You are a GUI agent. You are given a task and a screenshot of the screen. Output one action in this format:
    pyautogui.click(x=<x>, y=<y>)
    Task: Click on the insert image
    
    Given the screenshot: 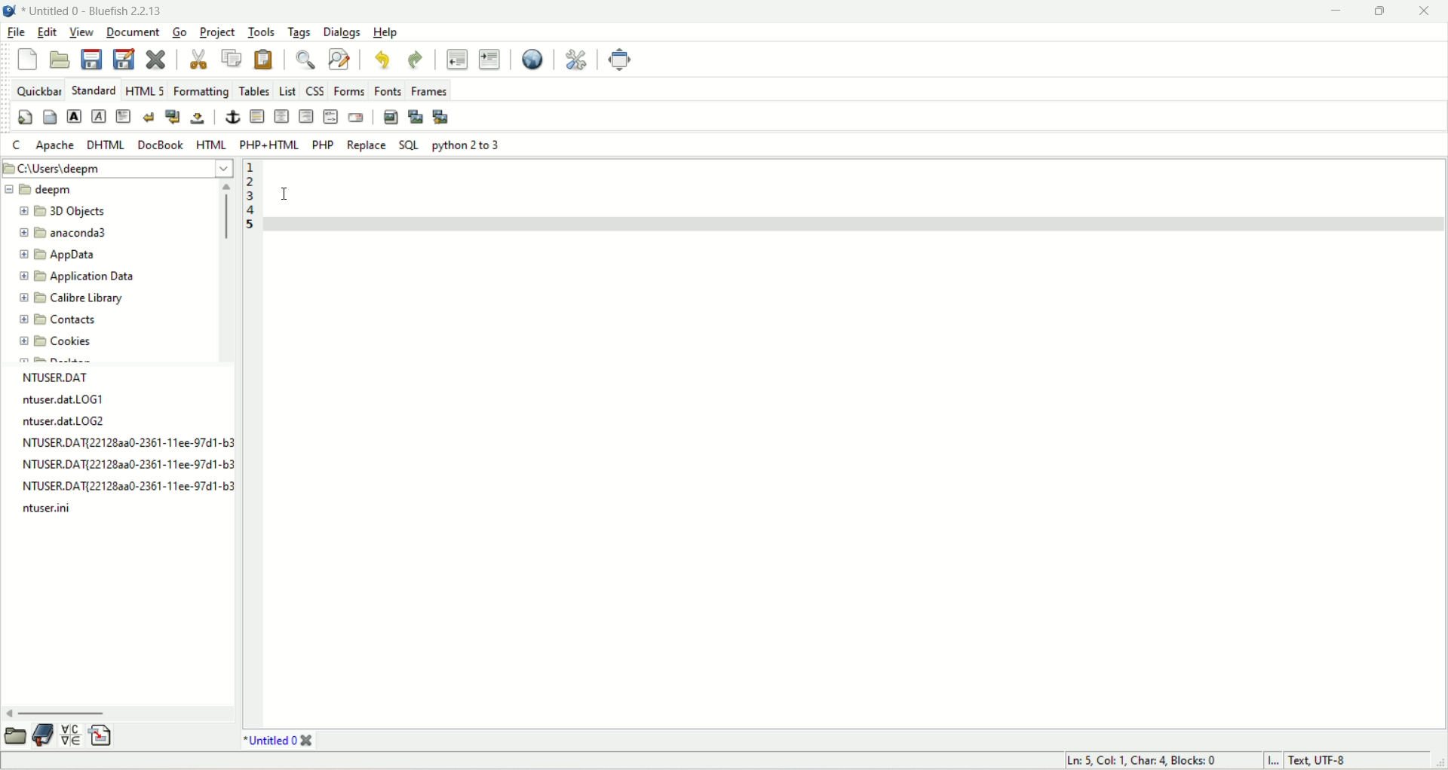 What is the action you would take?
    pyautogui.click(x=391, y=118)
    